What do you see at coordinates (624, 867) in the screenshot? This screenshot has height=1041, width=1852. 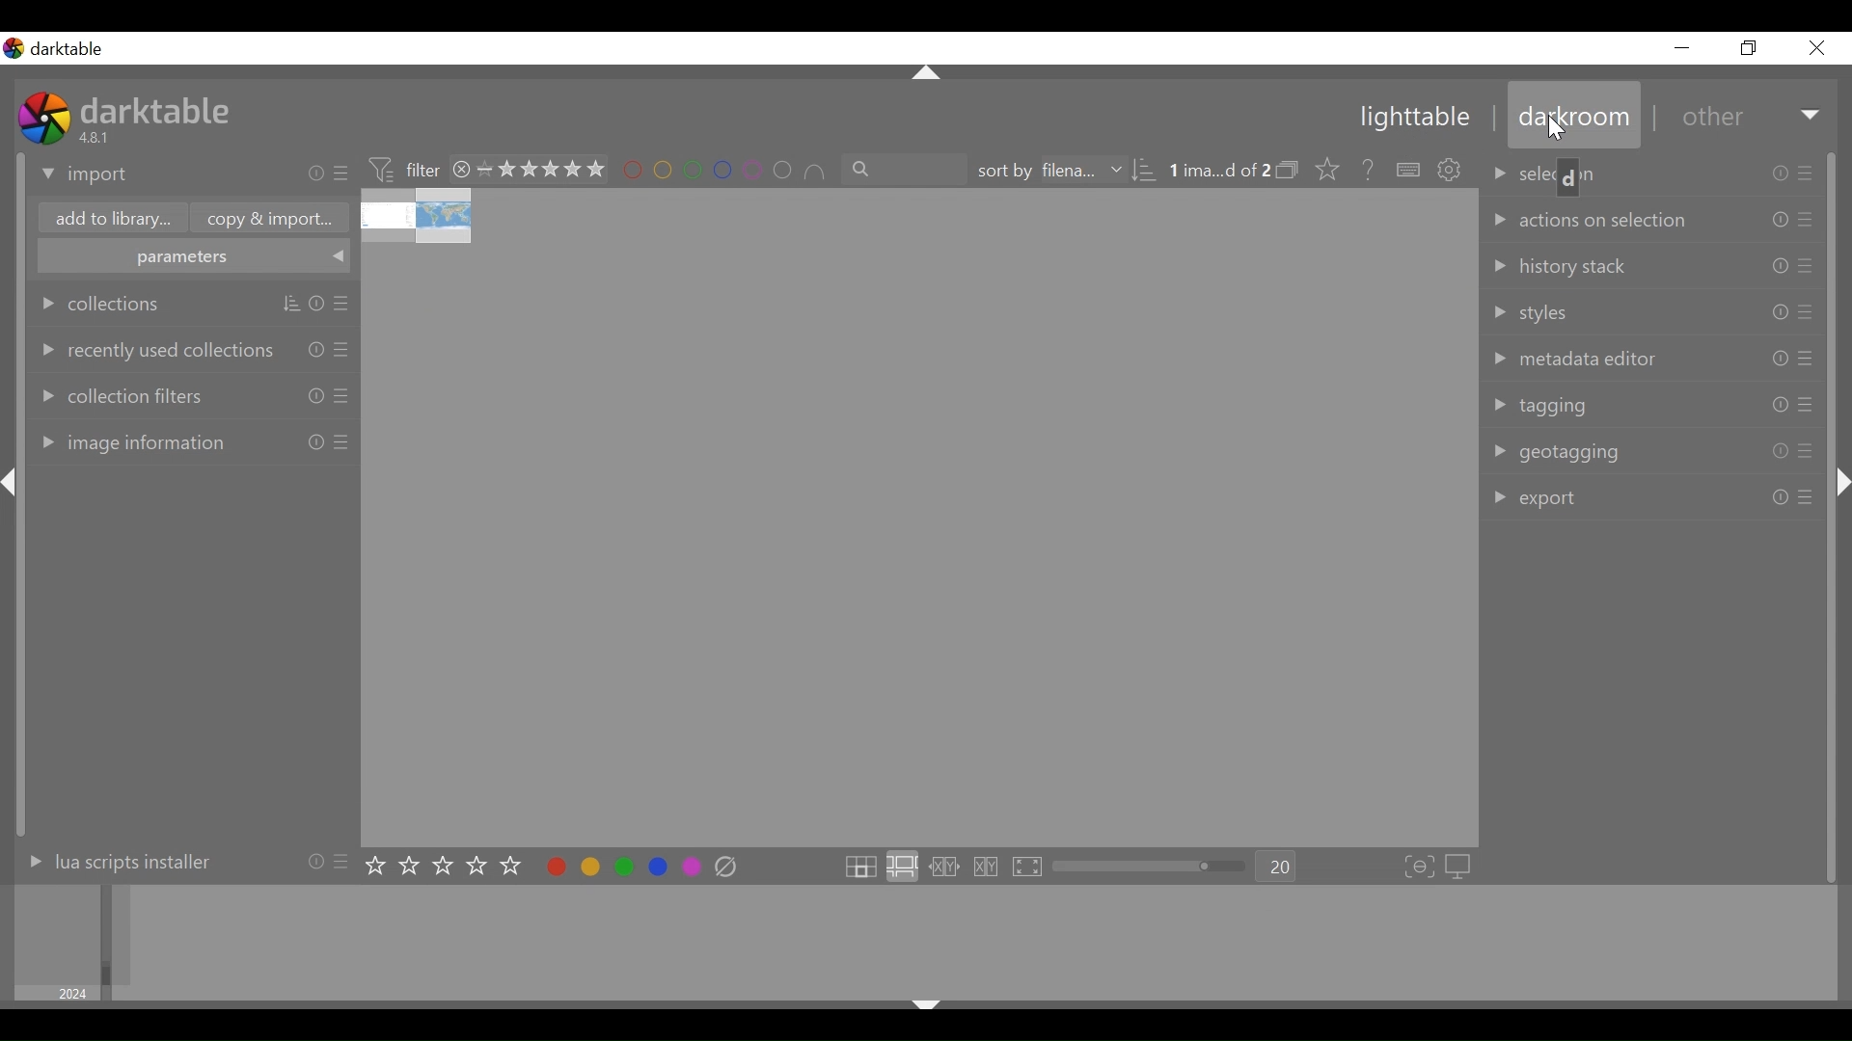 I see `toggle color label for selected image` at bounding box center [624, 867].